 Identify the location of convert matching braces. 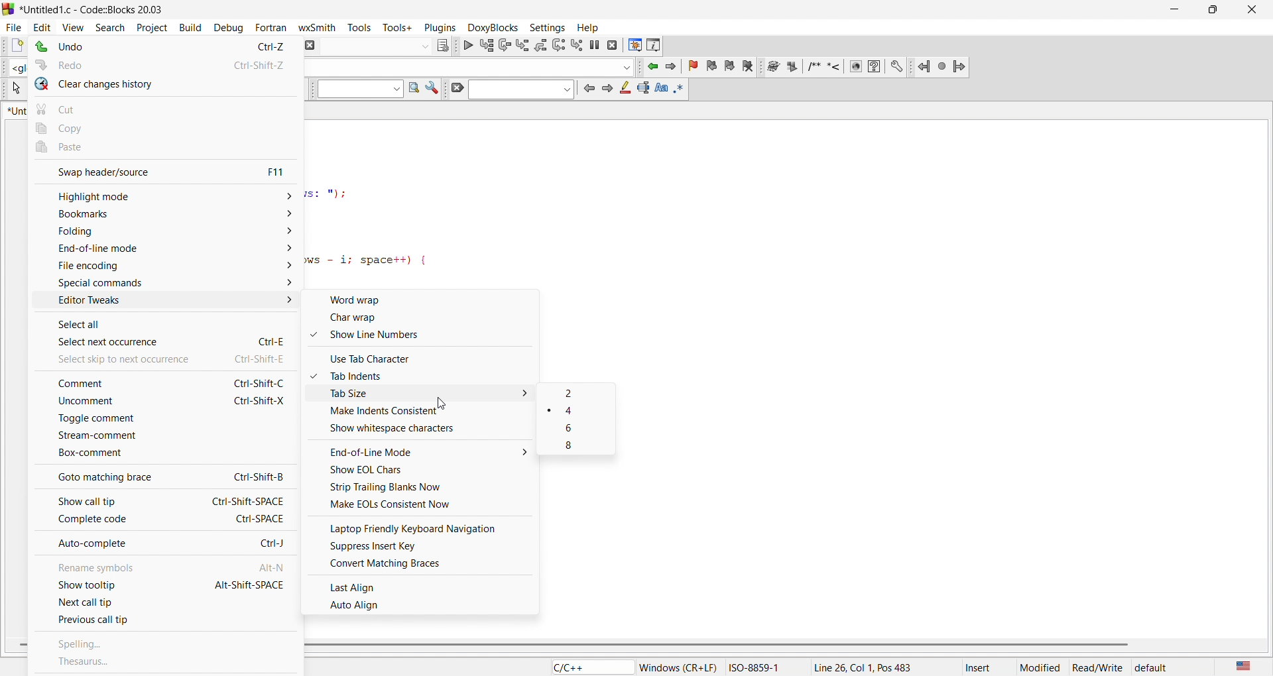
(425, 565).